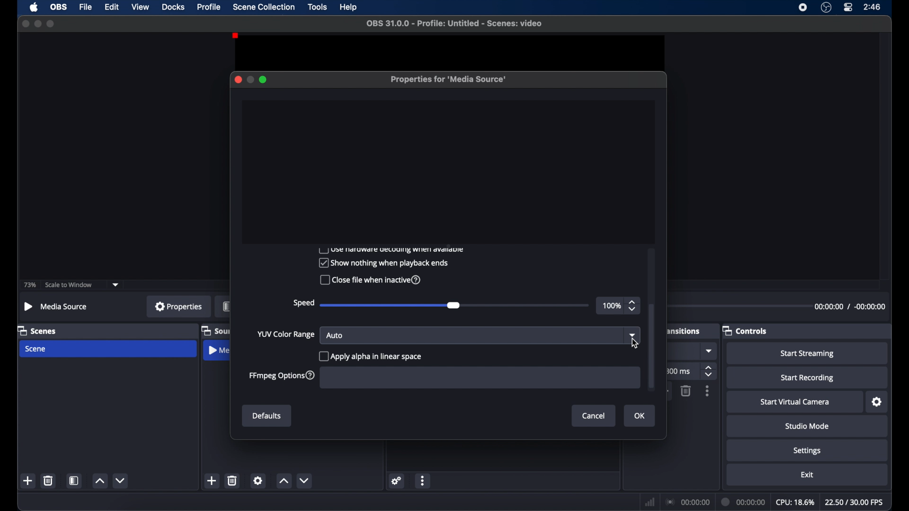 This screenshot has width=909, height=511. What do you see at coordinates (37, 23) in the screenshot?
I see `minimize` at bounding box center [37, 23].